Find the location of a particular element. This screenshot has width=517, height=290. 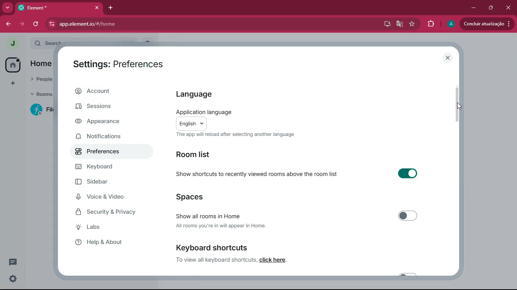

help is located at coordinates (109, 244).